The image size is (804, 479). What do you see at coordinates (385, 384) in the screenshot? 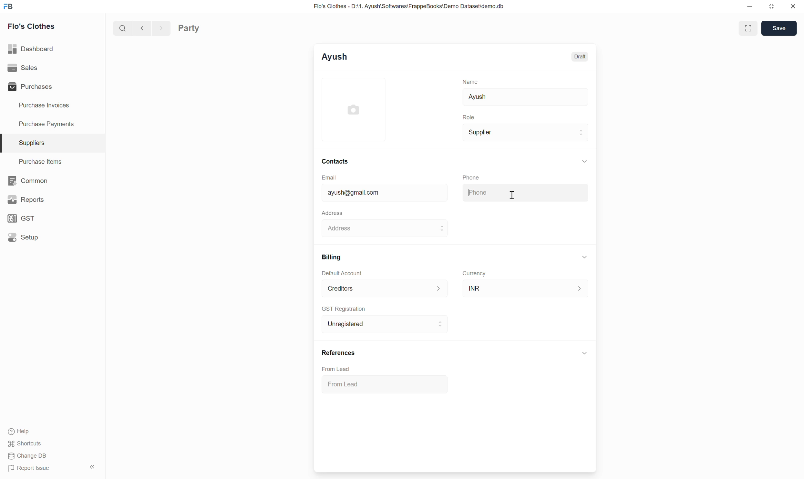
I see `From Lead` at bounding box center [385, 384].